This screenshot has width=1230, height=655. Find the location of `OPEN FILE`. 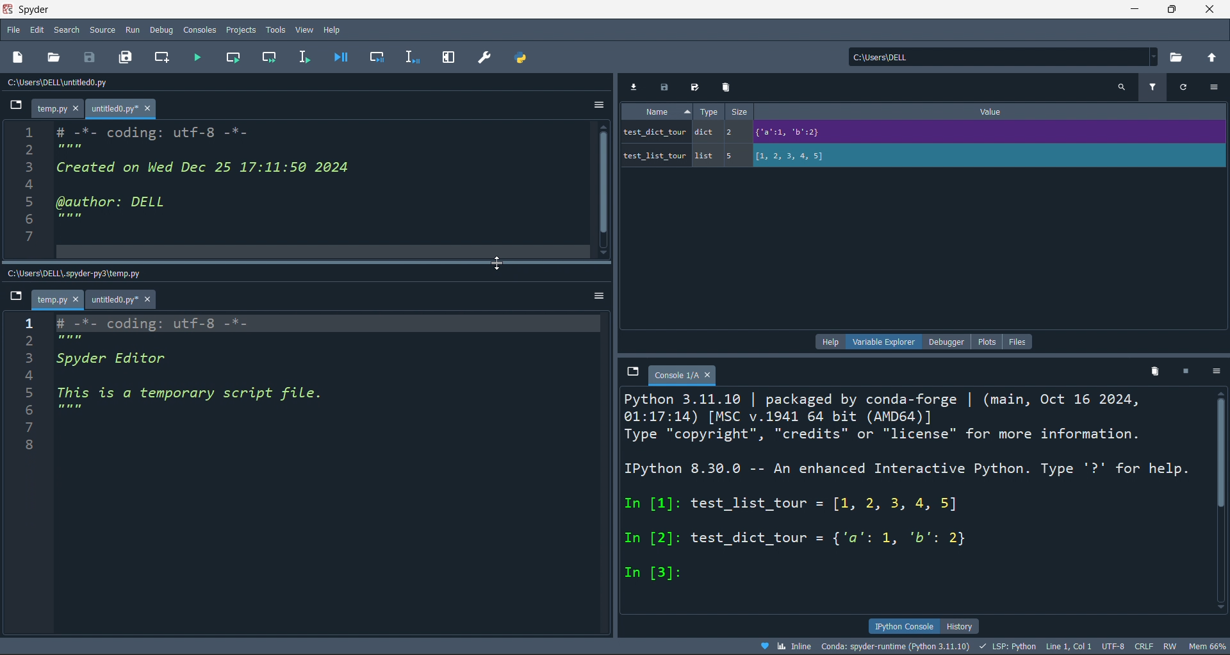

OPEN FILE is located at coordinates (54, 56).